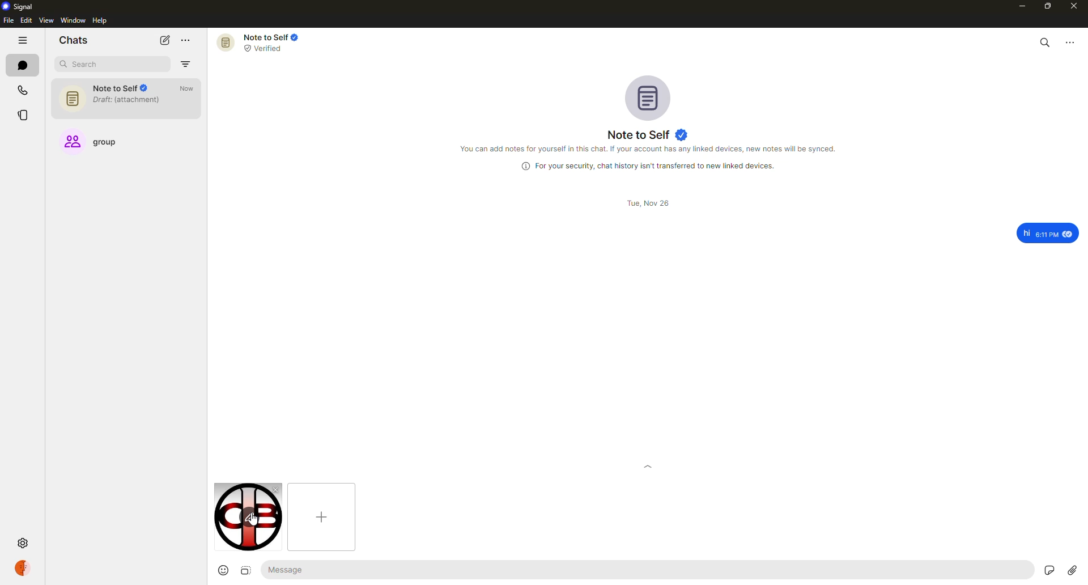  What do you see at coordinates (651, 149) in the screenshot?
I see `info` at bounding box center [651, 149].